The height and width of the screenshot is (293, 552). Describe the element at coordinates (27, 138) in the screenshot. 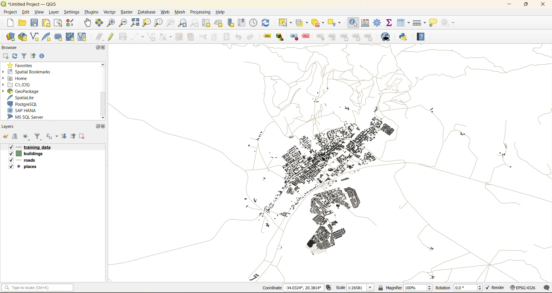

I see `manage map` at that location.